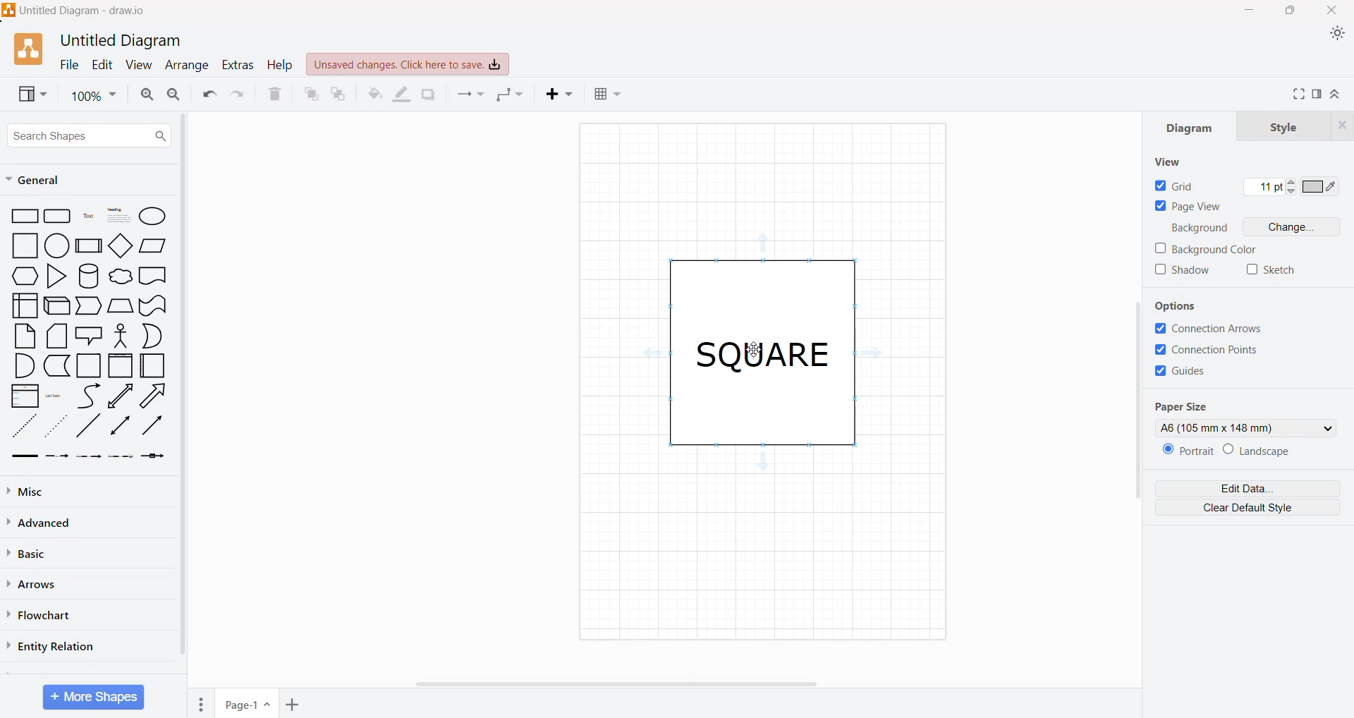 The image size is (1354, 718). I want to click on Stacked Papers , so click(56, 336).